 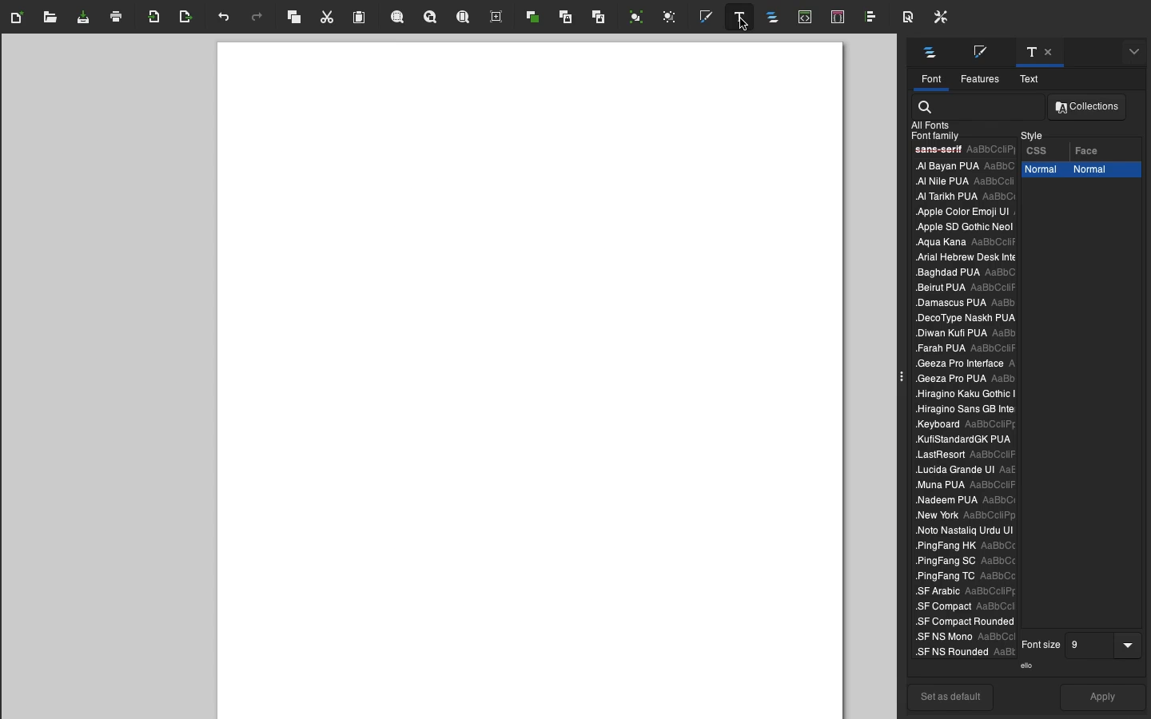 What do you see at coordinates (926, 105) in the screenshot?
I see `Search` at bounding box center [926, 105].